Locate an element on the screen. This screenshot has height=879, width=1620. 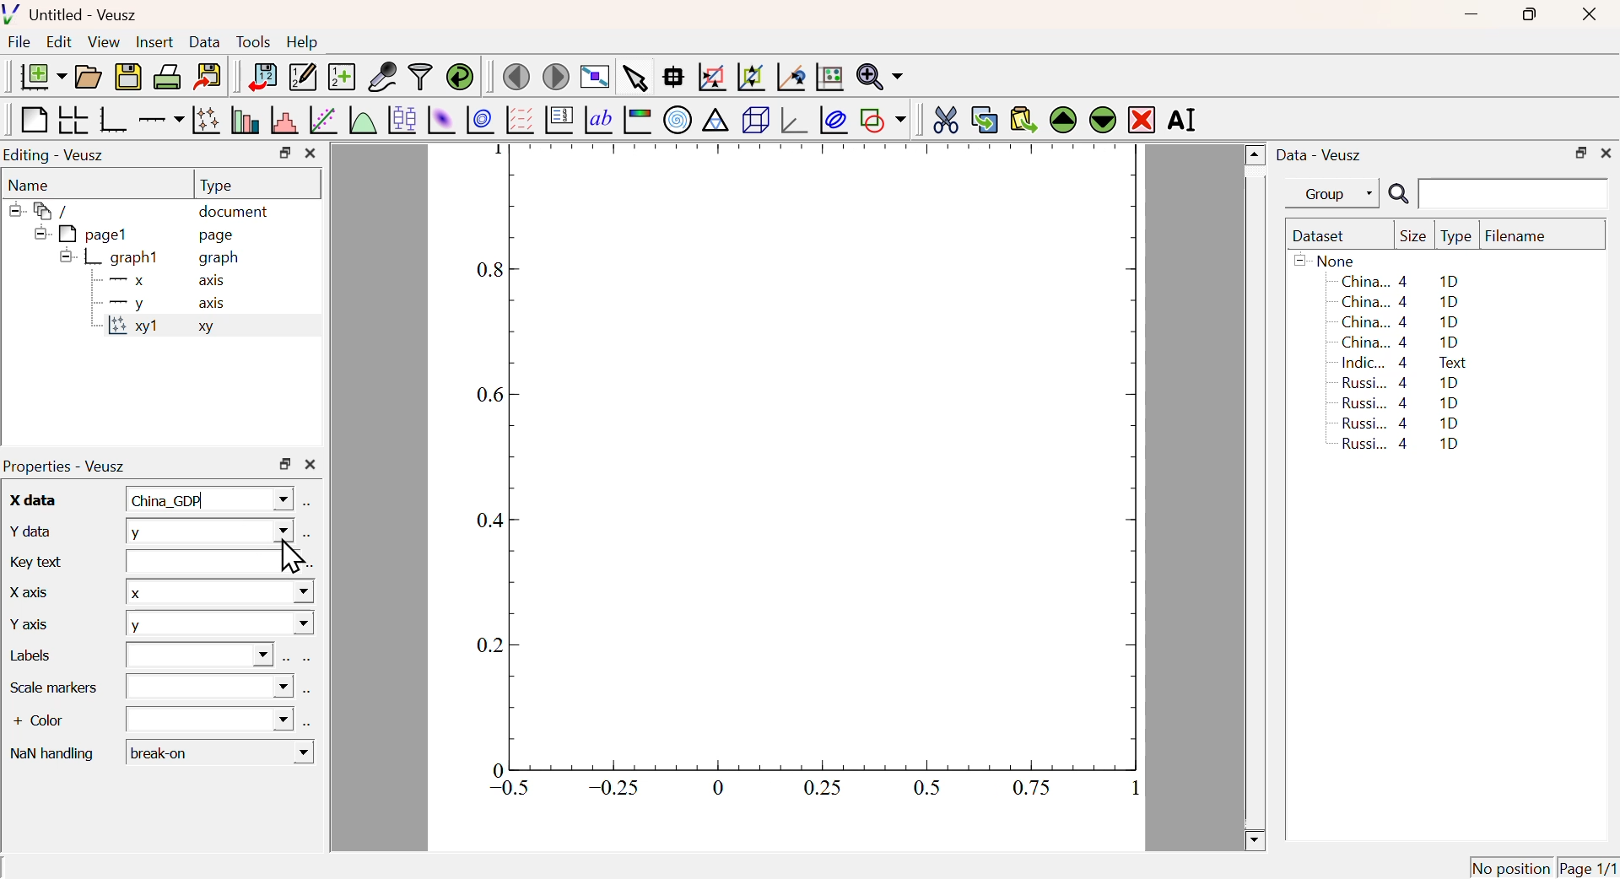
Add a shape is located at coordinates (883, 119).